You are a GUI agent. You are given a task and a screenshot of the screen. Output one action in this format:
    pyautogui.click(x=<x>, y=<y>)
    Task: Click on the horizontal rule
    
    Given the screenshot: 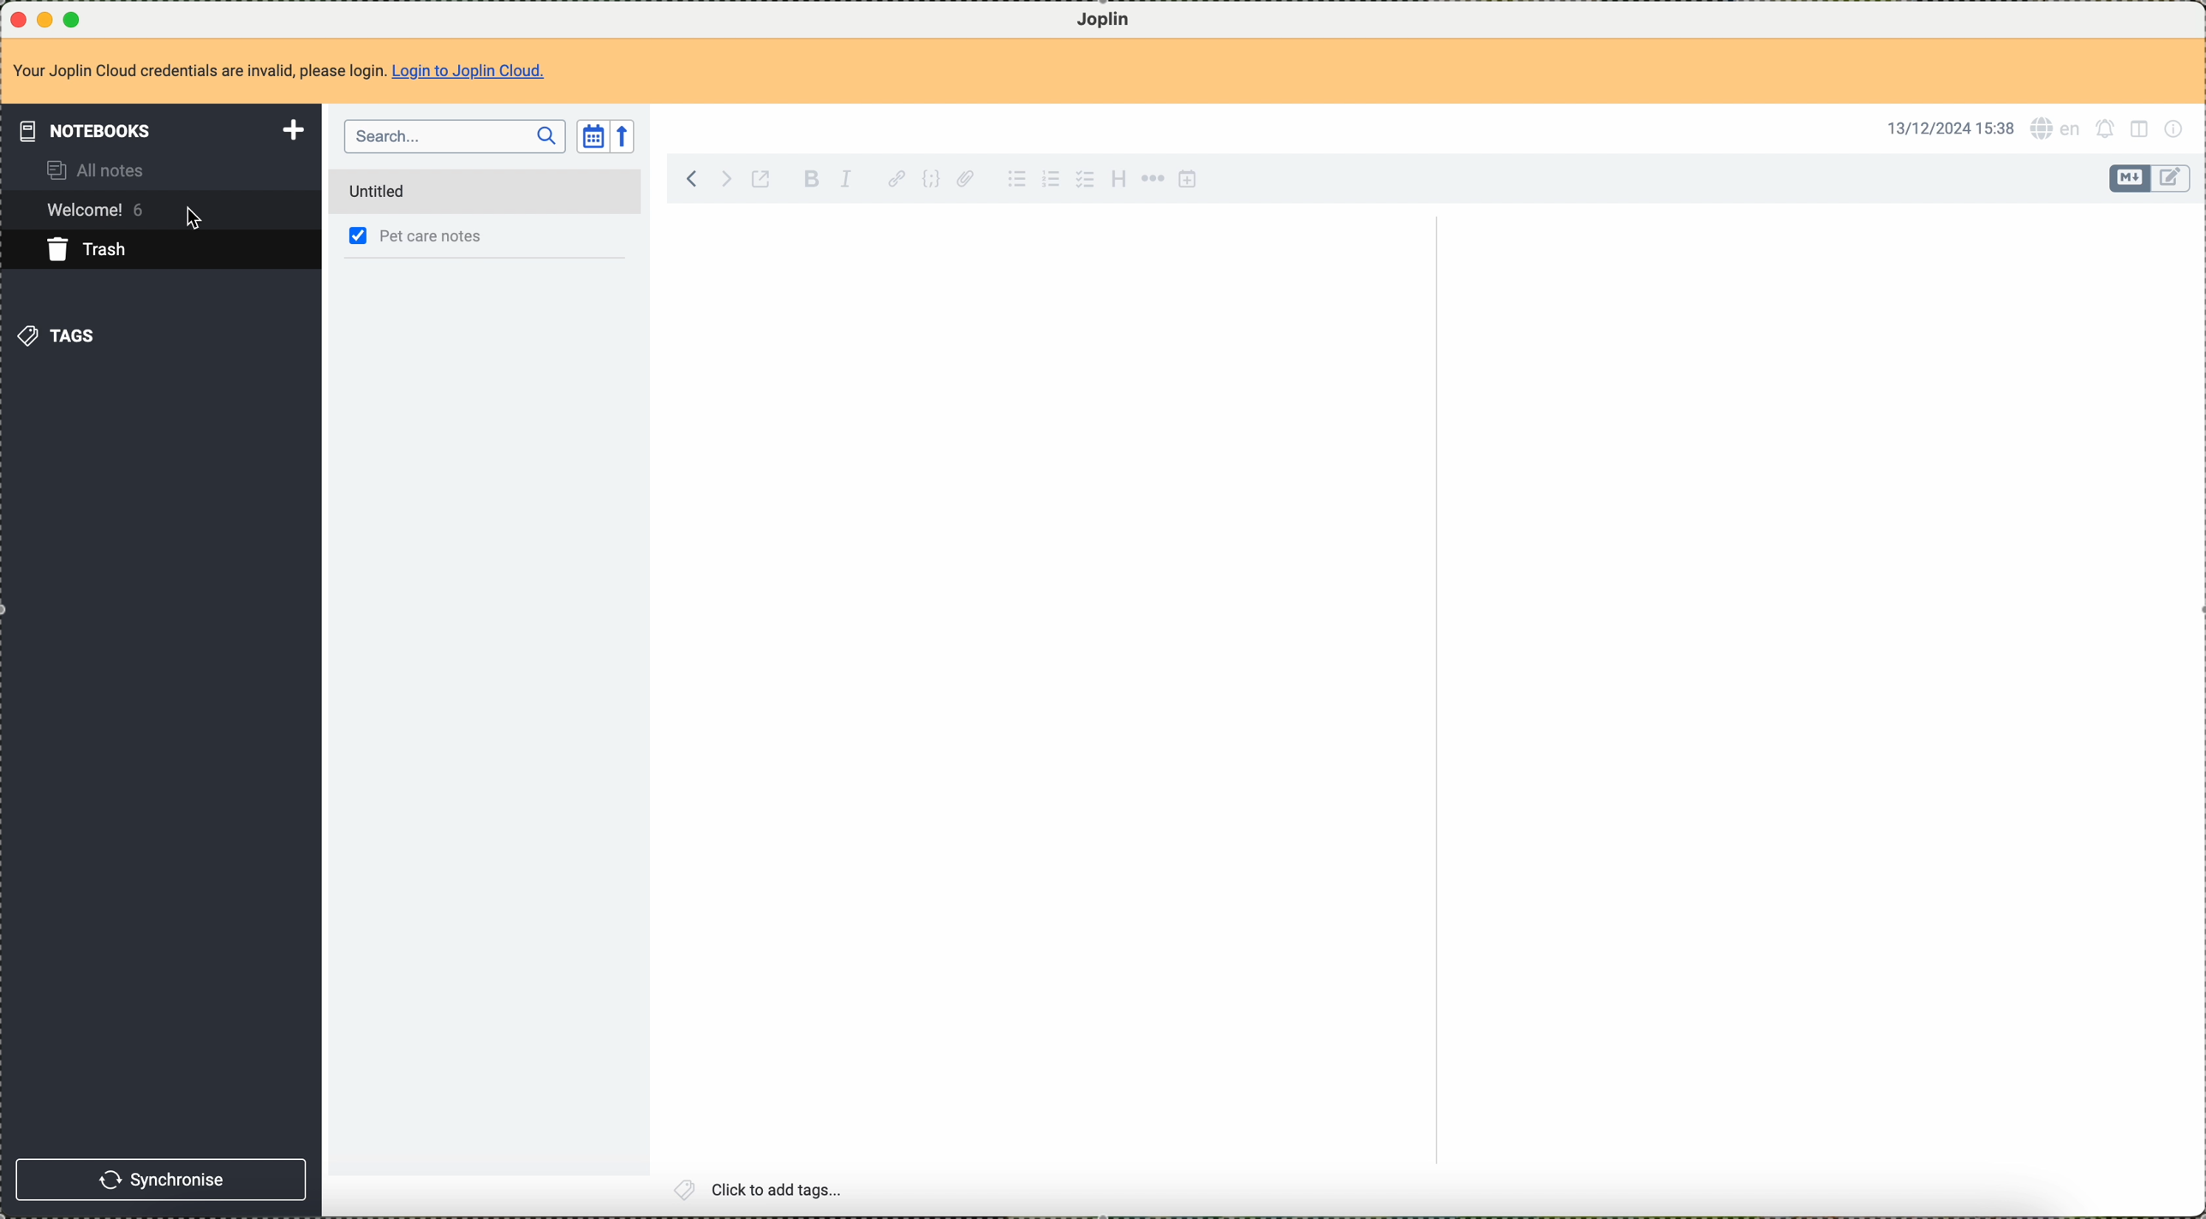 What is the action you would take?
    pyautogui.click(x=1153, y=181)
    